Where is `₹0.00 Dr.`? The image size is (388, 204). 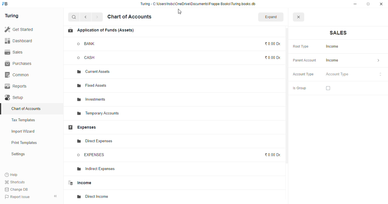 ₹0.00 Dr. is located at coordinates (273, 58).